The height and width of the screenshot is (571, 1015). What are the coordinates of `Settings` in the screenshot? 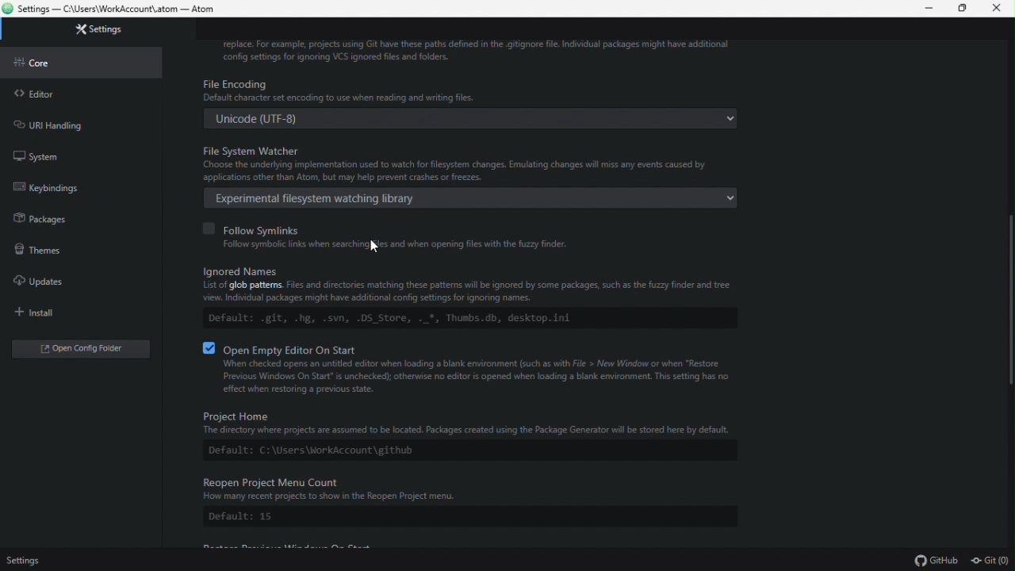 It's located at (27, 560).